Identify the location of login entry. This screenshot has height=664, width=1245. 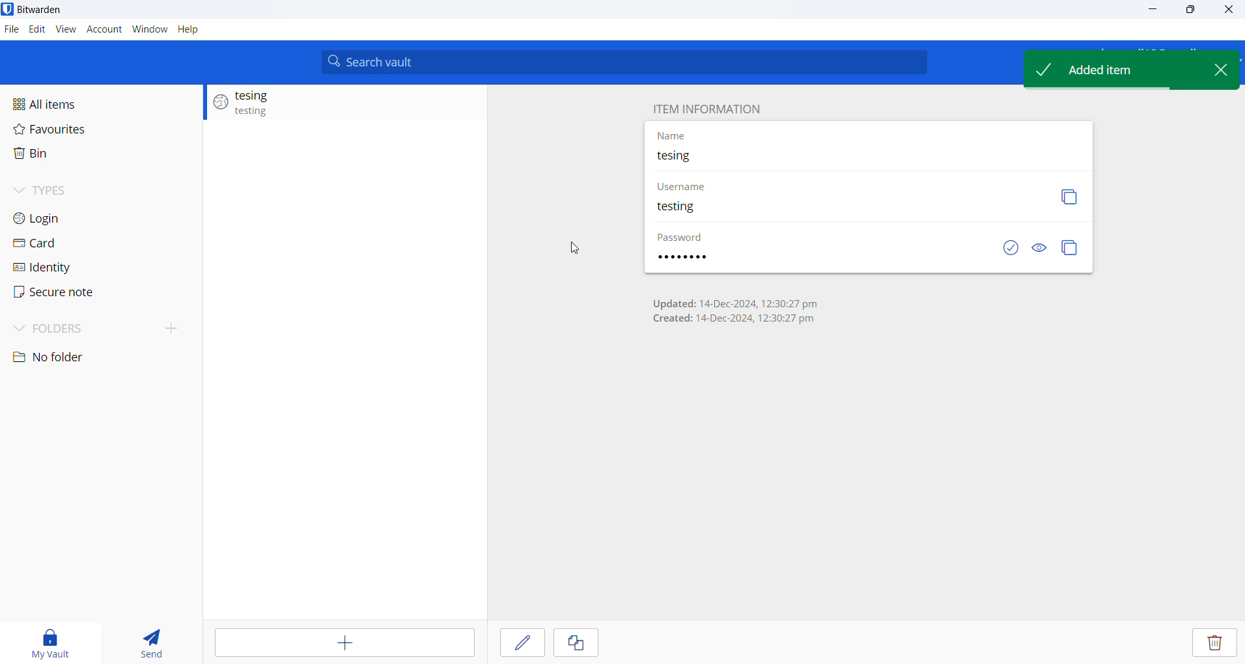
(345, 104).